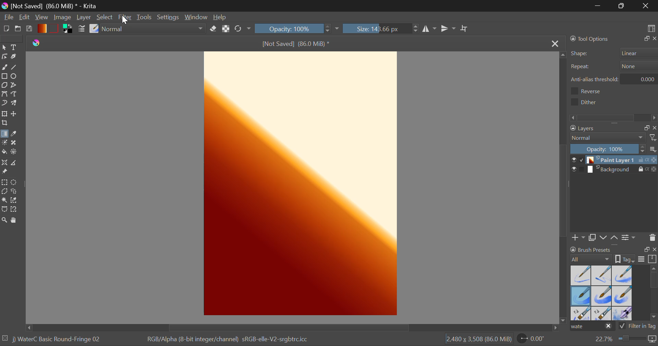 This screenshot has width=658, height=346. I want to click on copy, so click(592, 238).